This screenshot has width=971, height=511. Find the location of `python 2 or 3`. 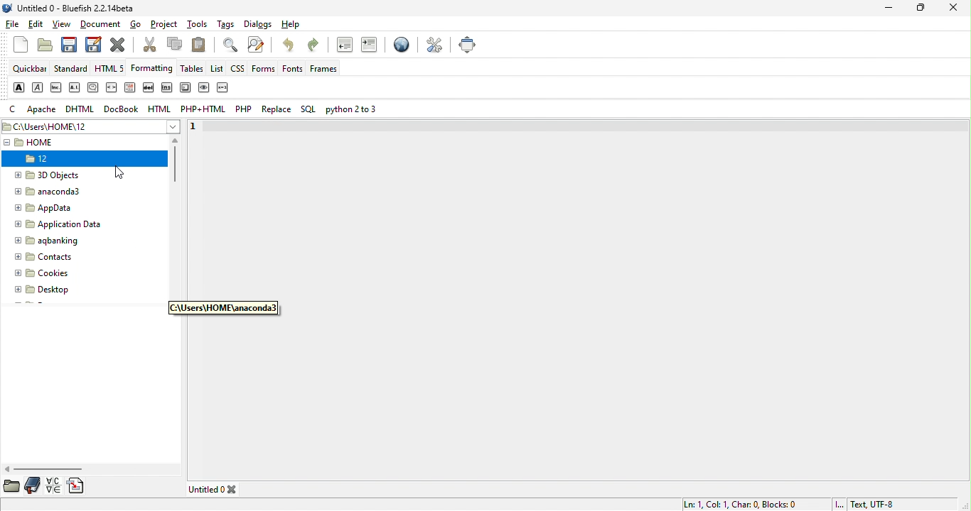

python 2 or 3 is located at coordinates (353, 110).